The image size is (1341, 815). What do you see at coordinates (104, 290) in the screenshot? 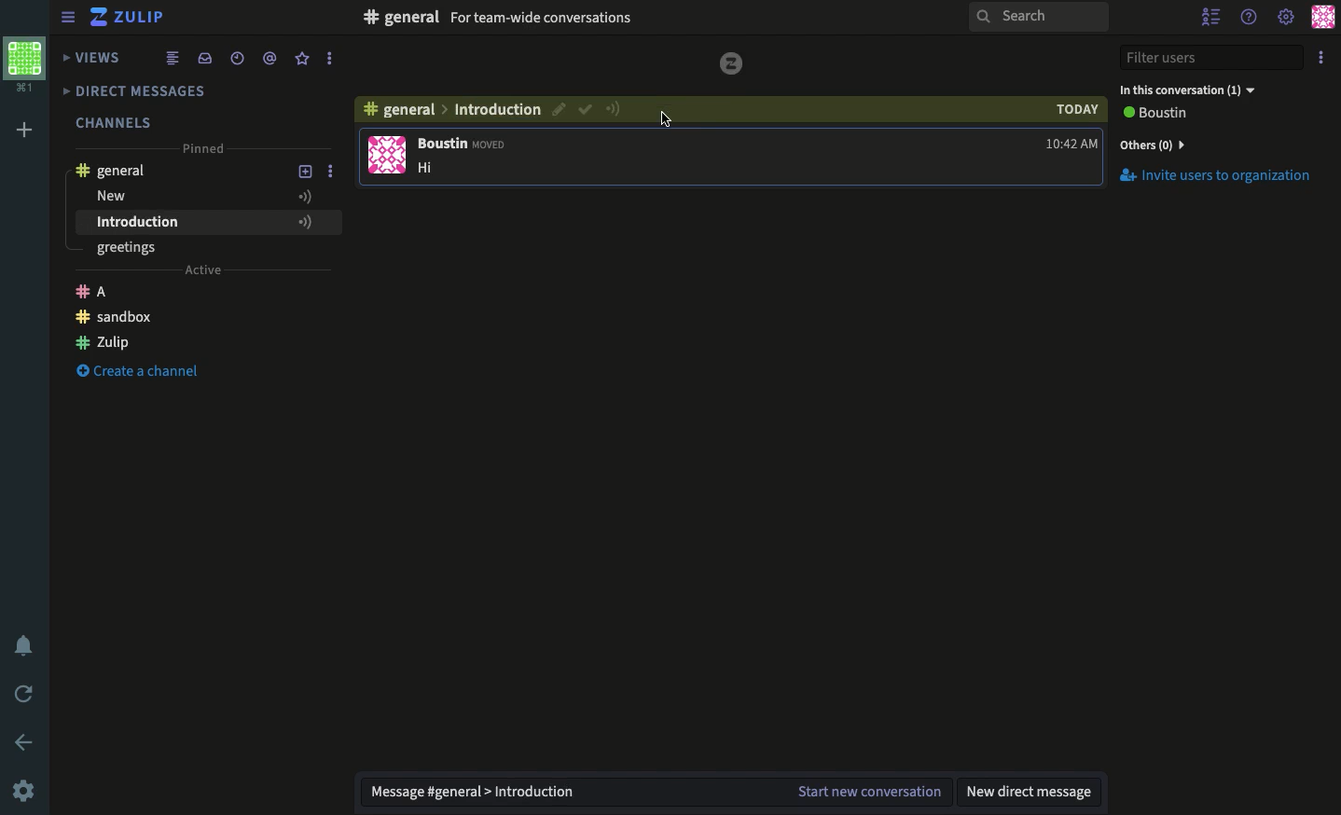
I see `Zulip` at bounding box center [104, 290].